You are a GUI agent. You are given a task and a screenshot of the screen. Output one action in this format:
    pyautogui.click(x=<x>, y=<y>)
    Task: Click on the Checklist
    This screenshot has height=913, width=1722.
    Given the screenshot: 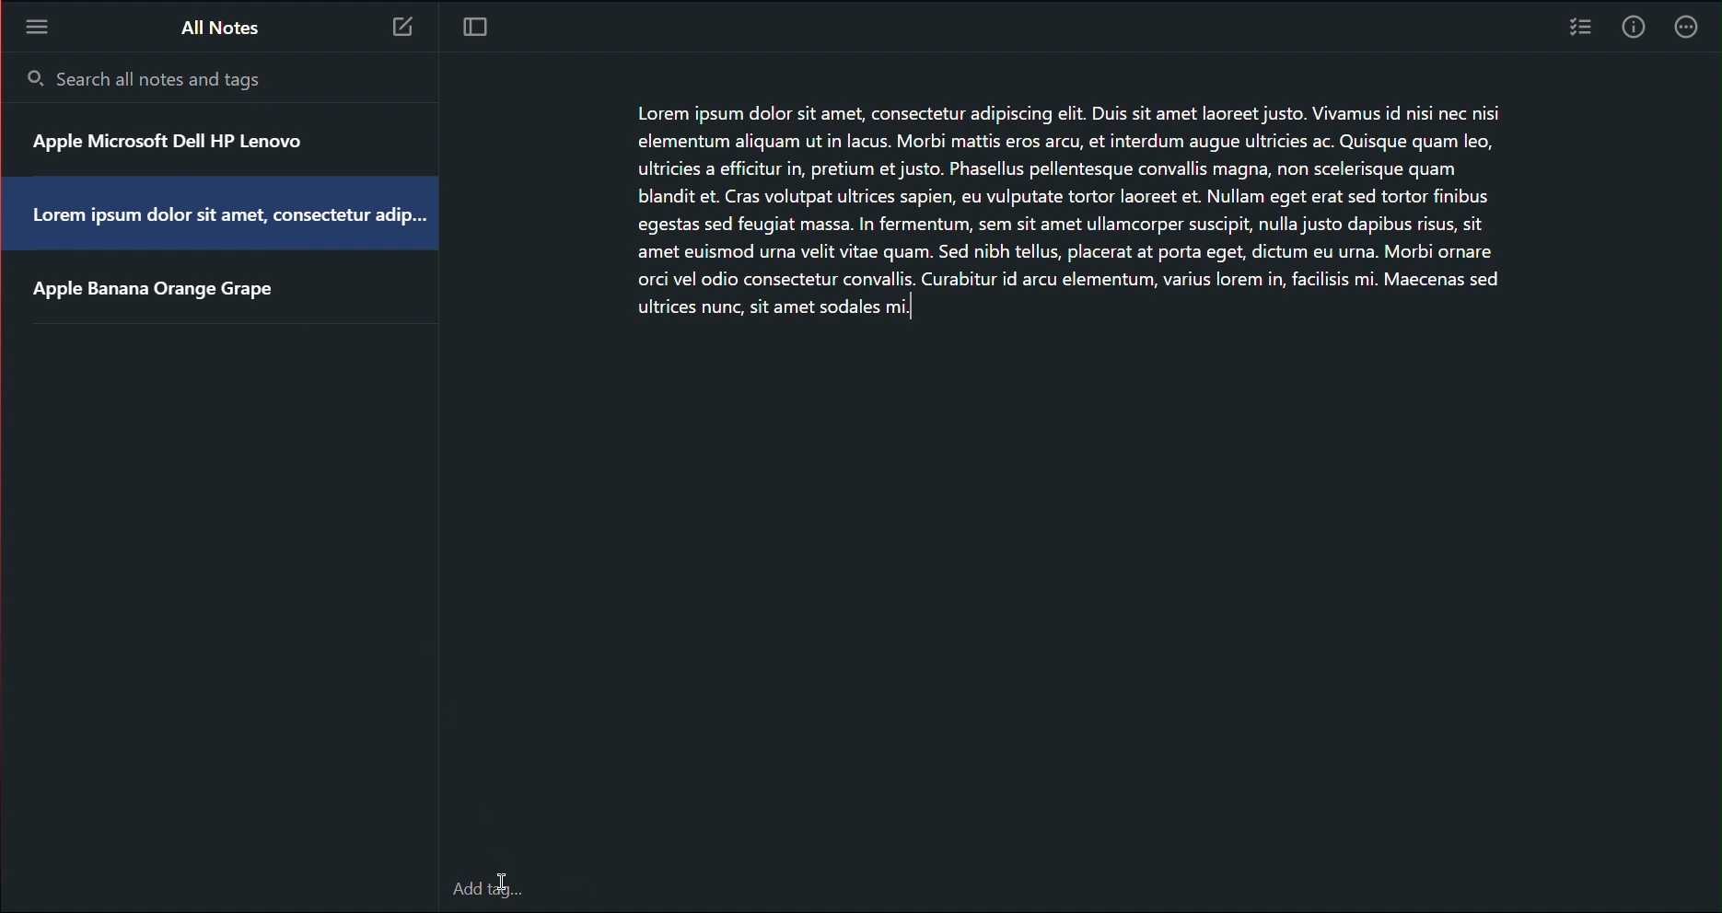 What is the action you would take?
    pyautogui.click(x=1578, y=30)
    